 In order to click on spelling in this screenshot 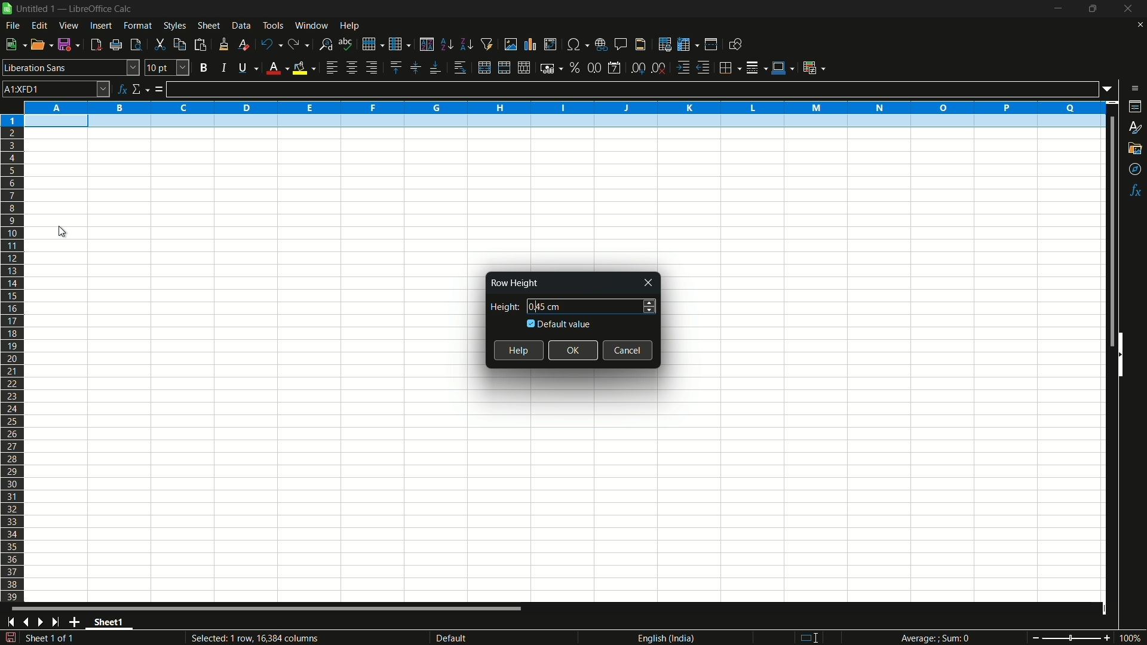, I will do `click(346, 43)`.